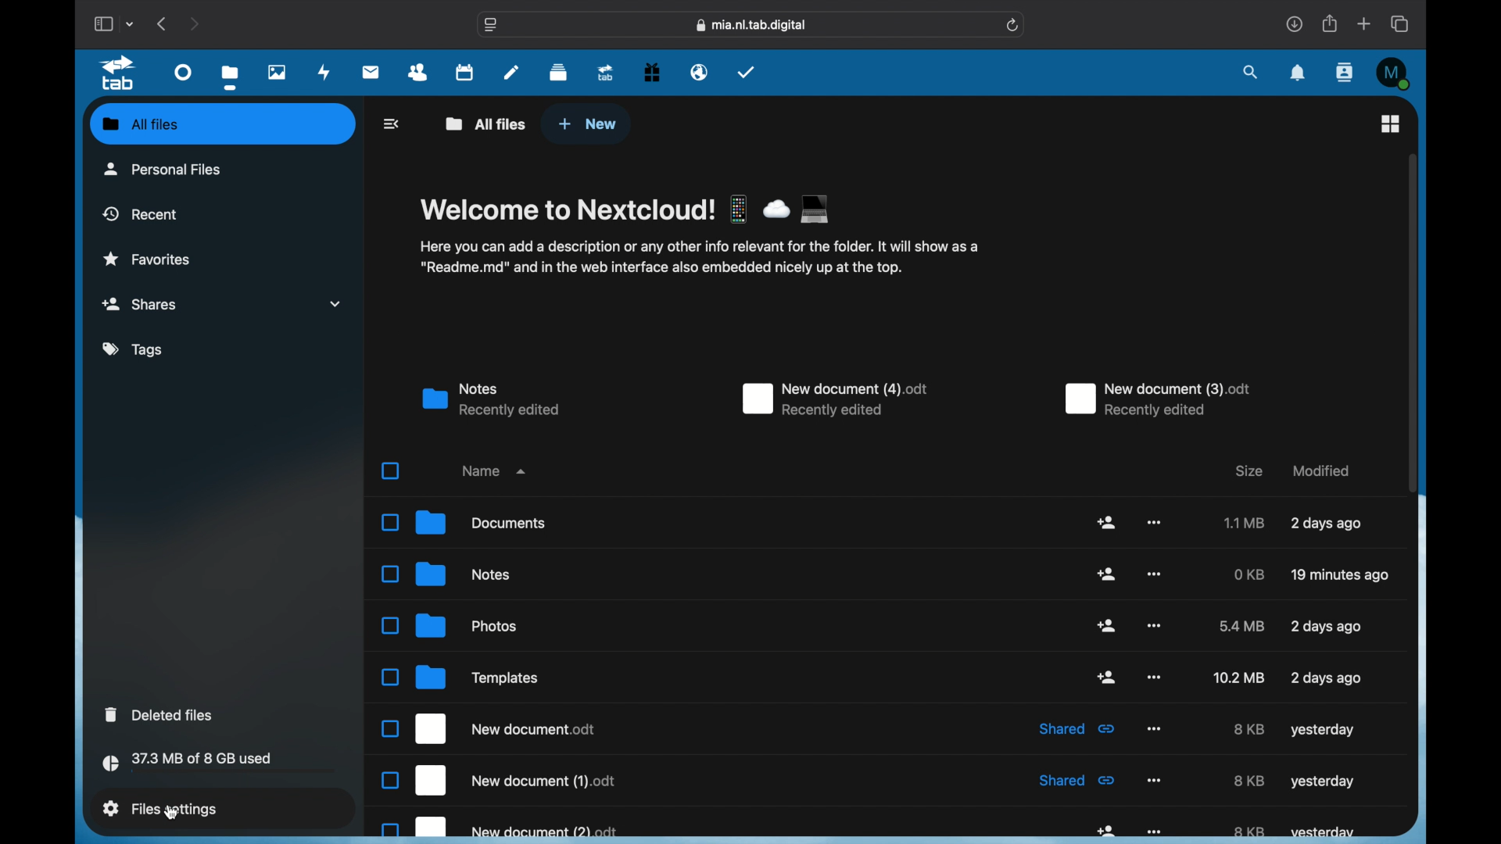 This screenshot has height=844, width=1501. What do you see at coordinates (1153, 522) in the screenshot?
I see `more options` at bounding box center [1153, 522].